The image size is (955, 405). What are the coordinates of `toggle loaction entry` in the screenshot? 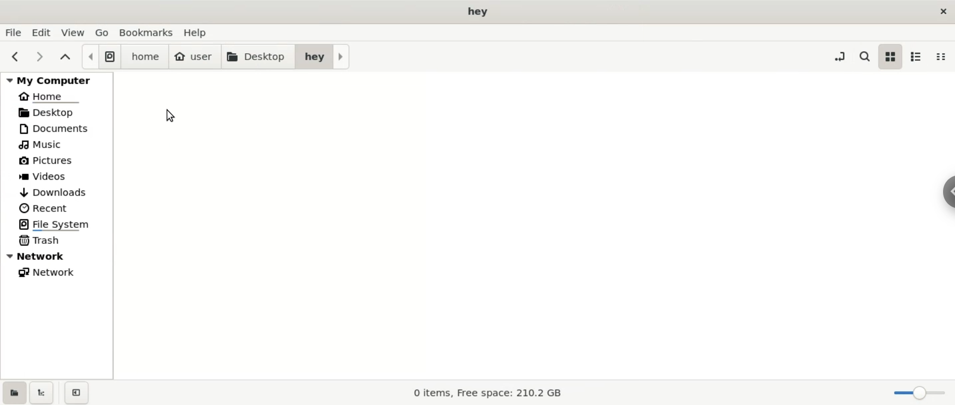 It's located at (842, 55).